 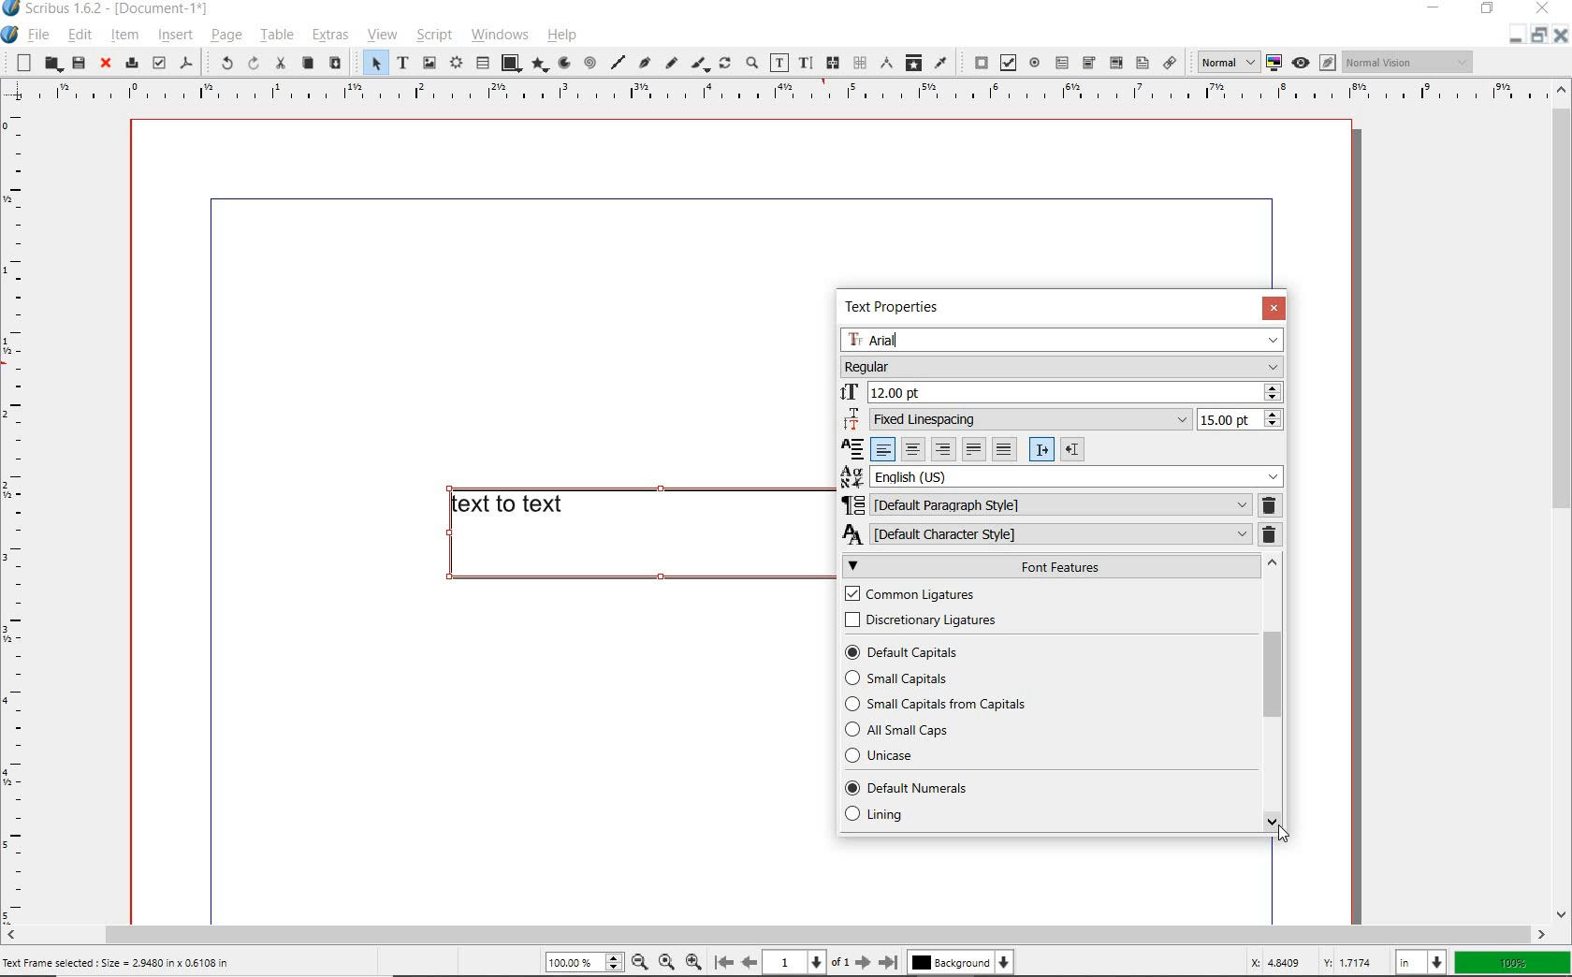 What do you see at coordinates (962, 964) in the screenshot?
I see `Background` at bounding box center [962, 964].